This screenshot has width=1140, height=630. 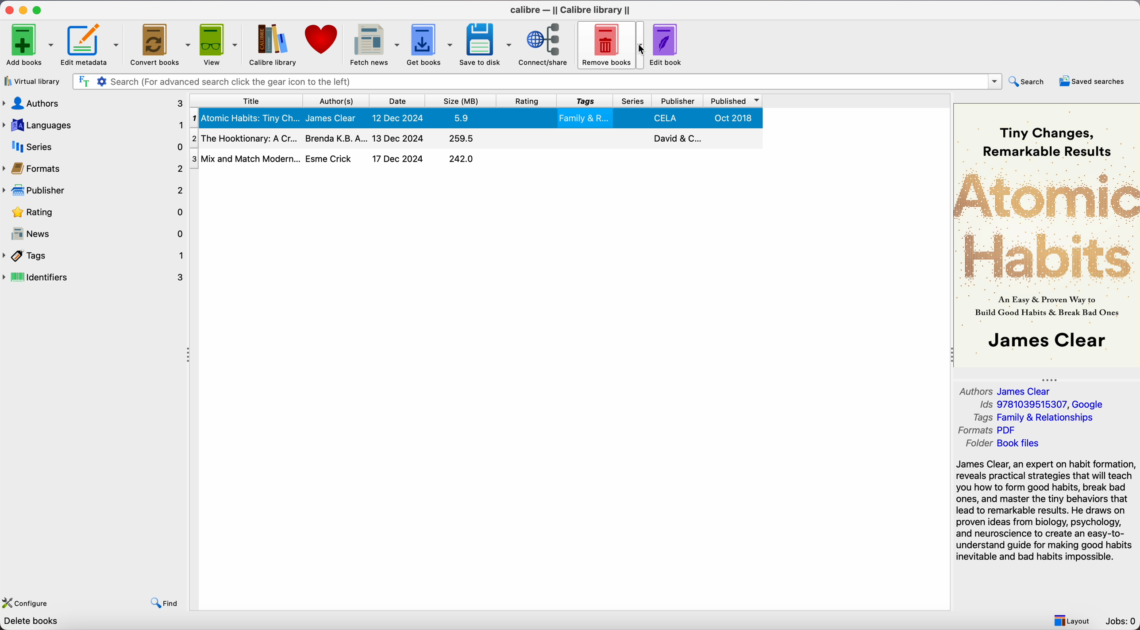 I want to click on 242.0, so click(x=462, y=160).